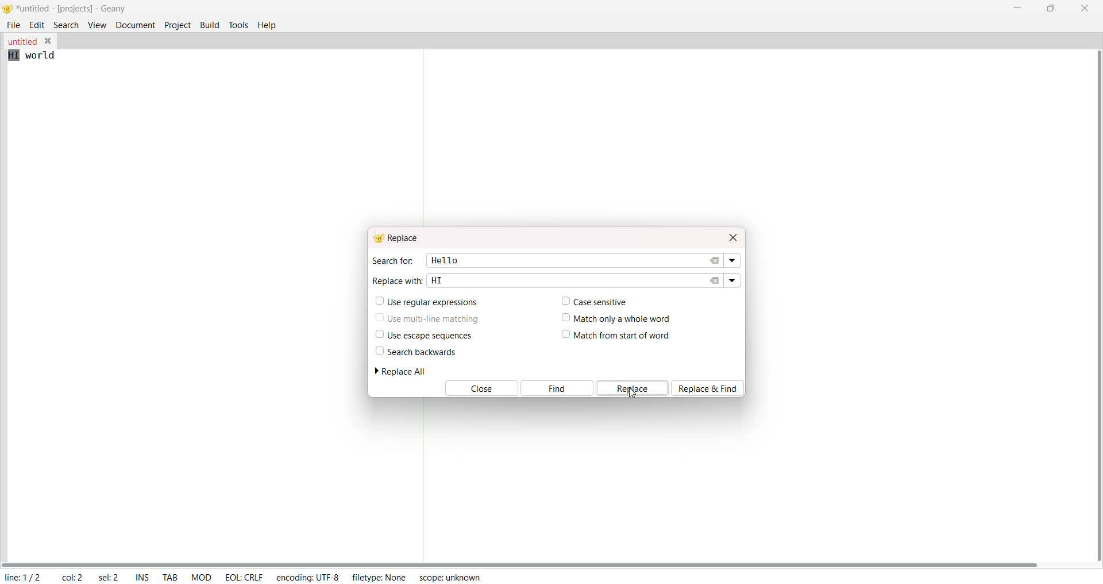 This screenshot has height=584, width=1103. Describe the element at coordinates (480, 389) in the screenshot. I see `Close` at that location.